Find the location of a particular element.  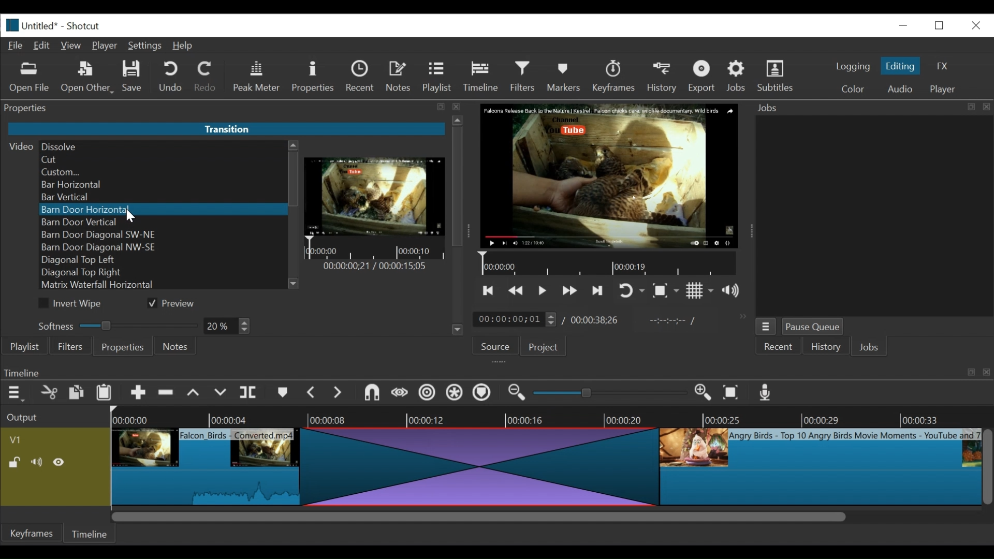

lift is located at coordinates (195, 394).